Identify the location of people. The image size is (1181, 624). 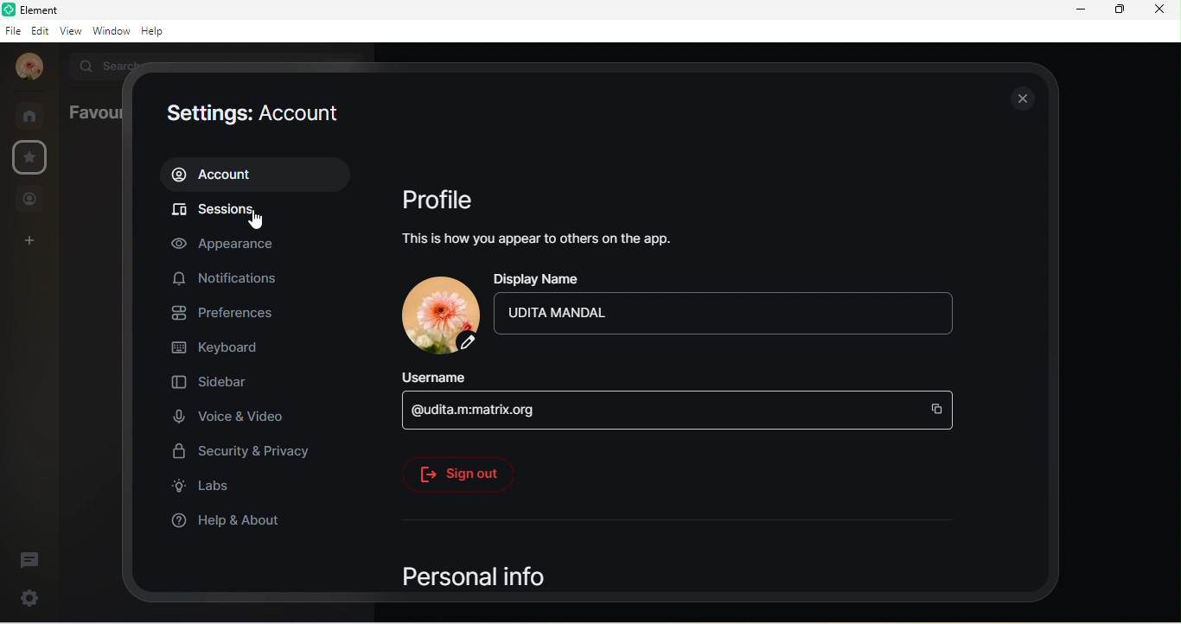
(30, 201).